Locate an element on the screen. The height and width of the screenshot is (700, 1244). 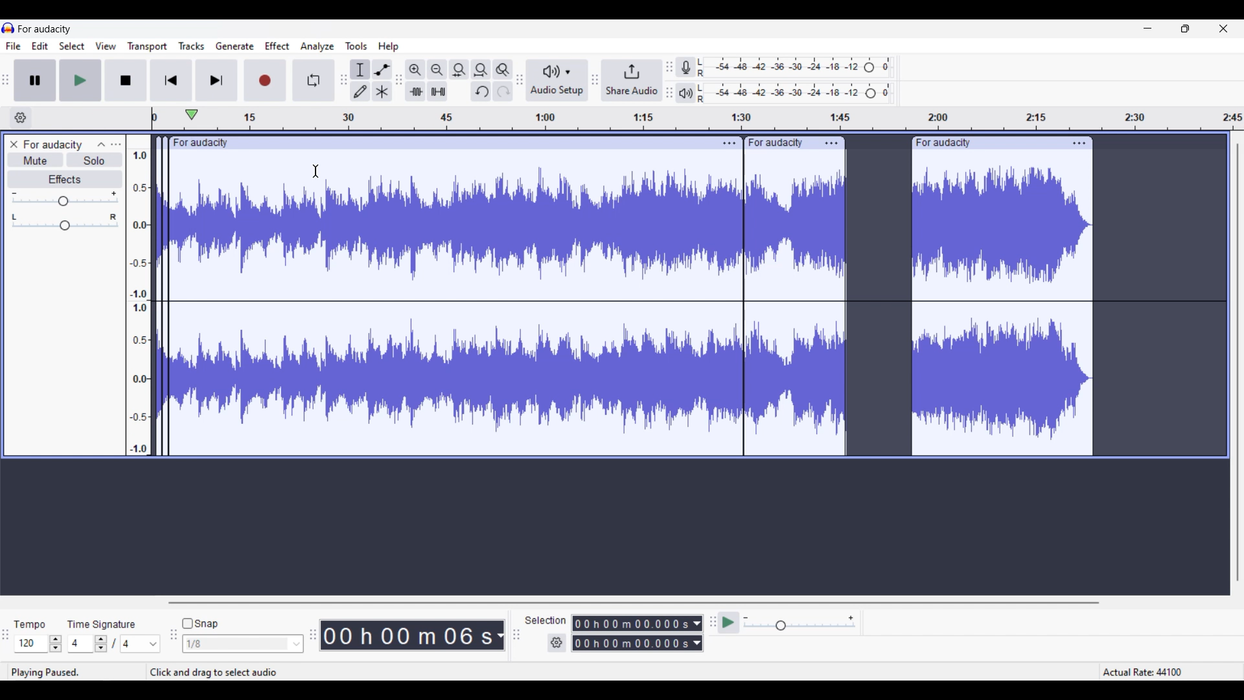
silence audio selection is located at coordinates (439, 91).